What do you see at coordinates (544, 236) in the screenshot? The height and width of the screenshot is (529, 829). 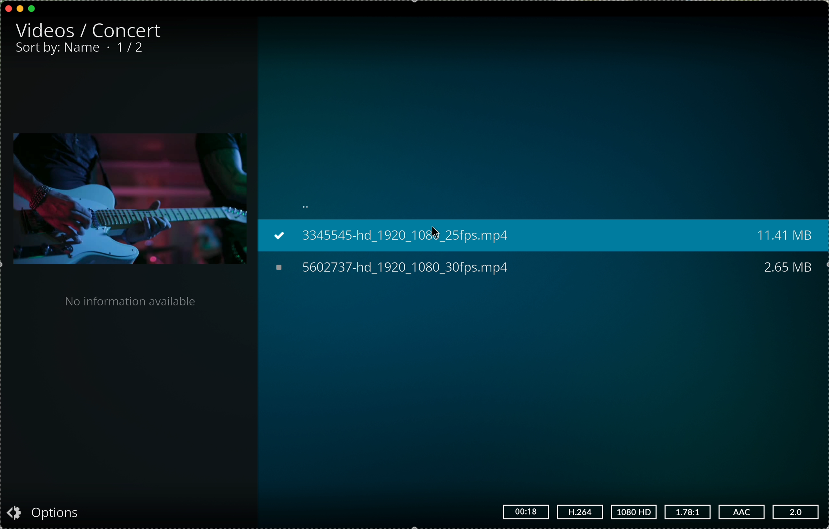 I see `` at bounding box center [544, 236].